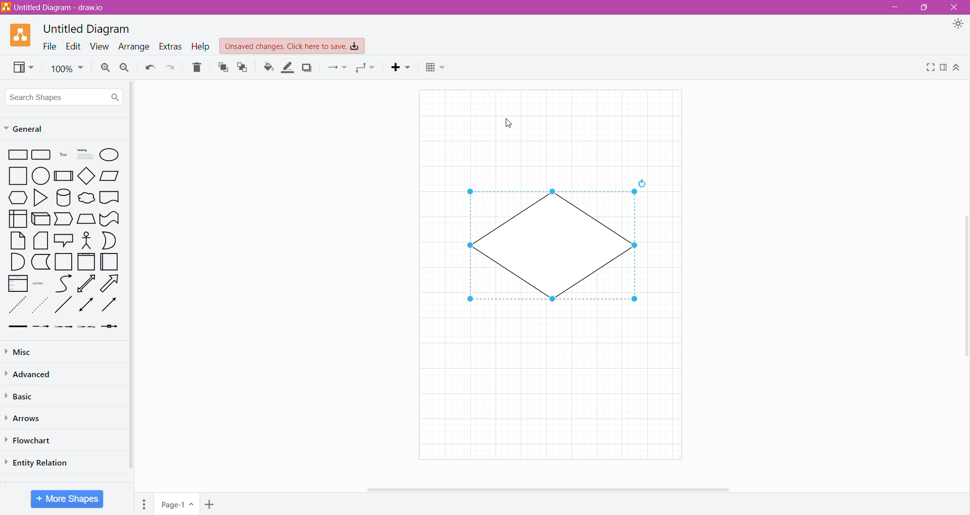 The height and width of the screenshot is (515, 970). Describe the element at coordinates (63, 219) in the screenshot. I see `Step` at that location.